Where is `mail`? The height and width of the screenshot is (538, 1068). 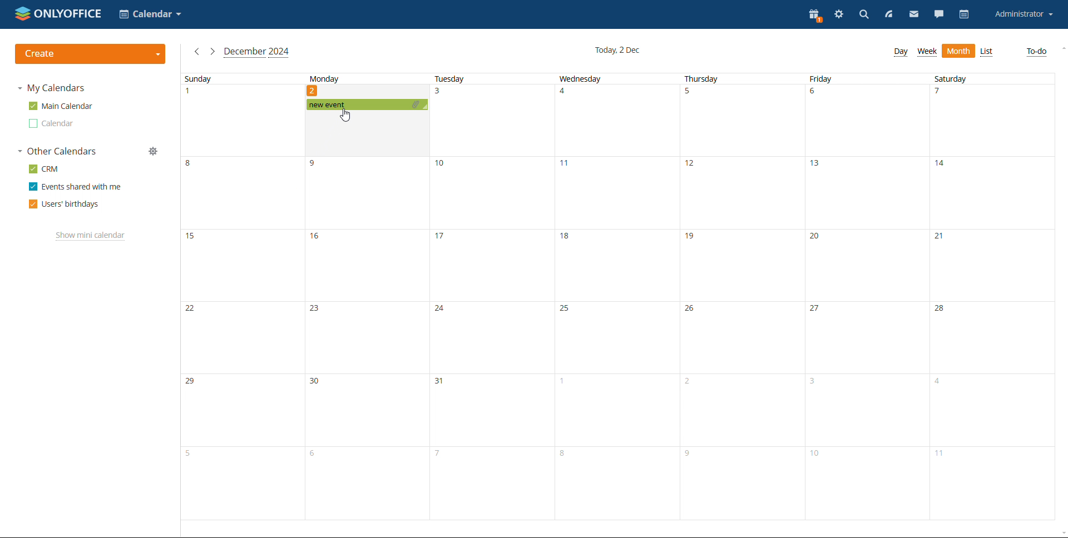
mail is located at coordinates (914, 14).